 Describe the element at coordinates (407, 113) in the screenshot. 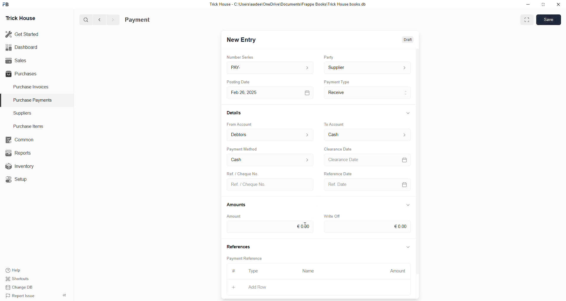

I see `expand` at that location.